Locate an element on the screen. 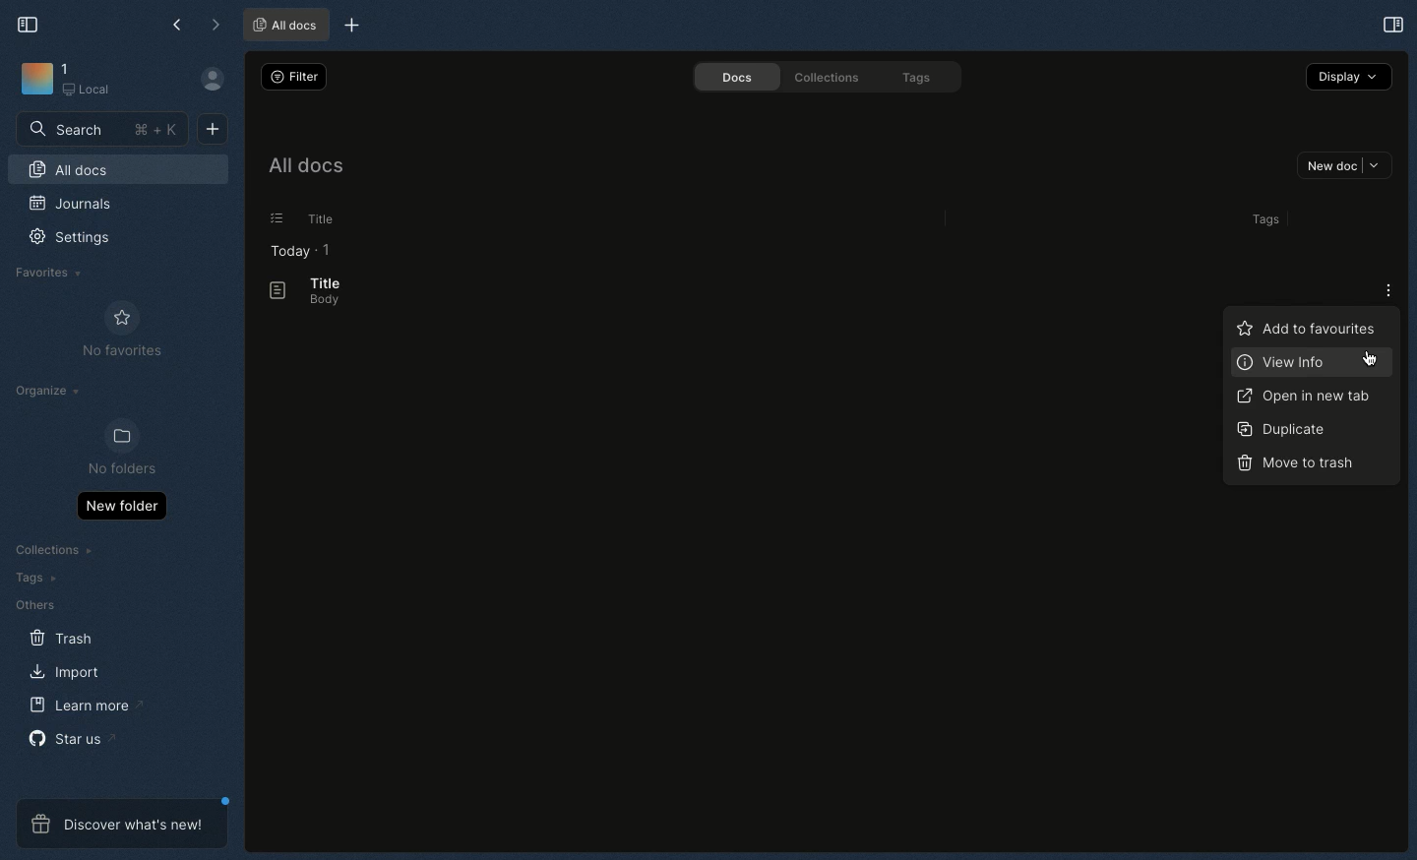 The height and width of the screenshot is (860, 1417). Collections is located at coordinates (823, 77).